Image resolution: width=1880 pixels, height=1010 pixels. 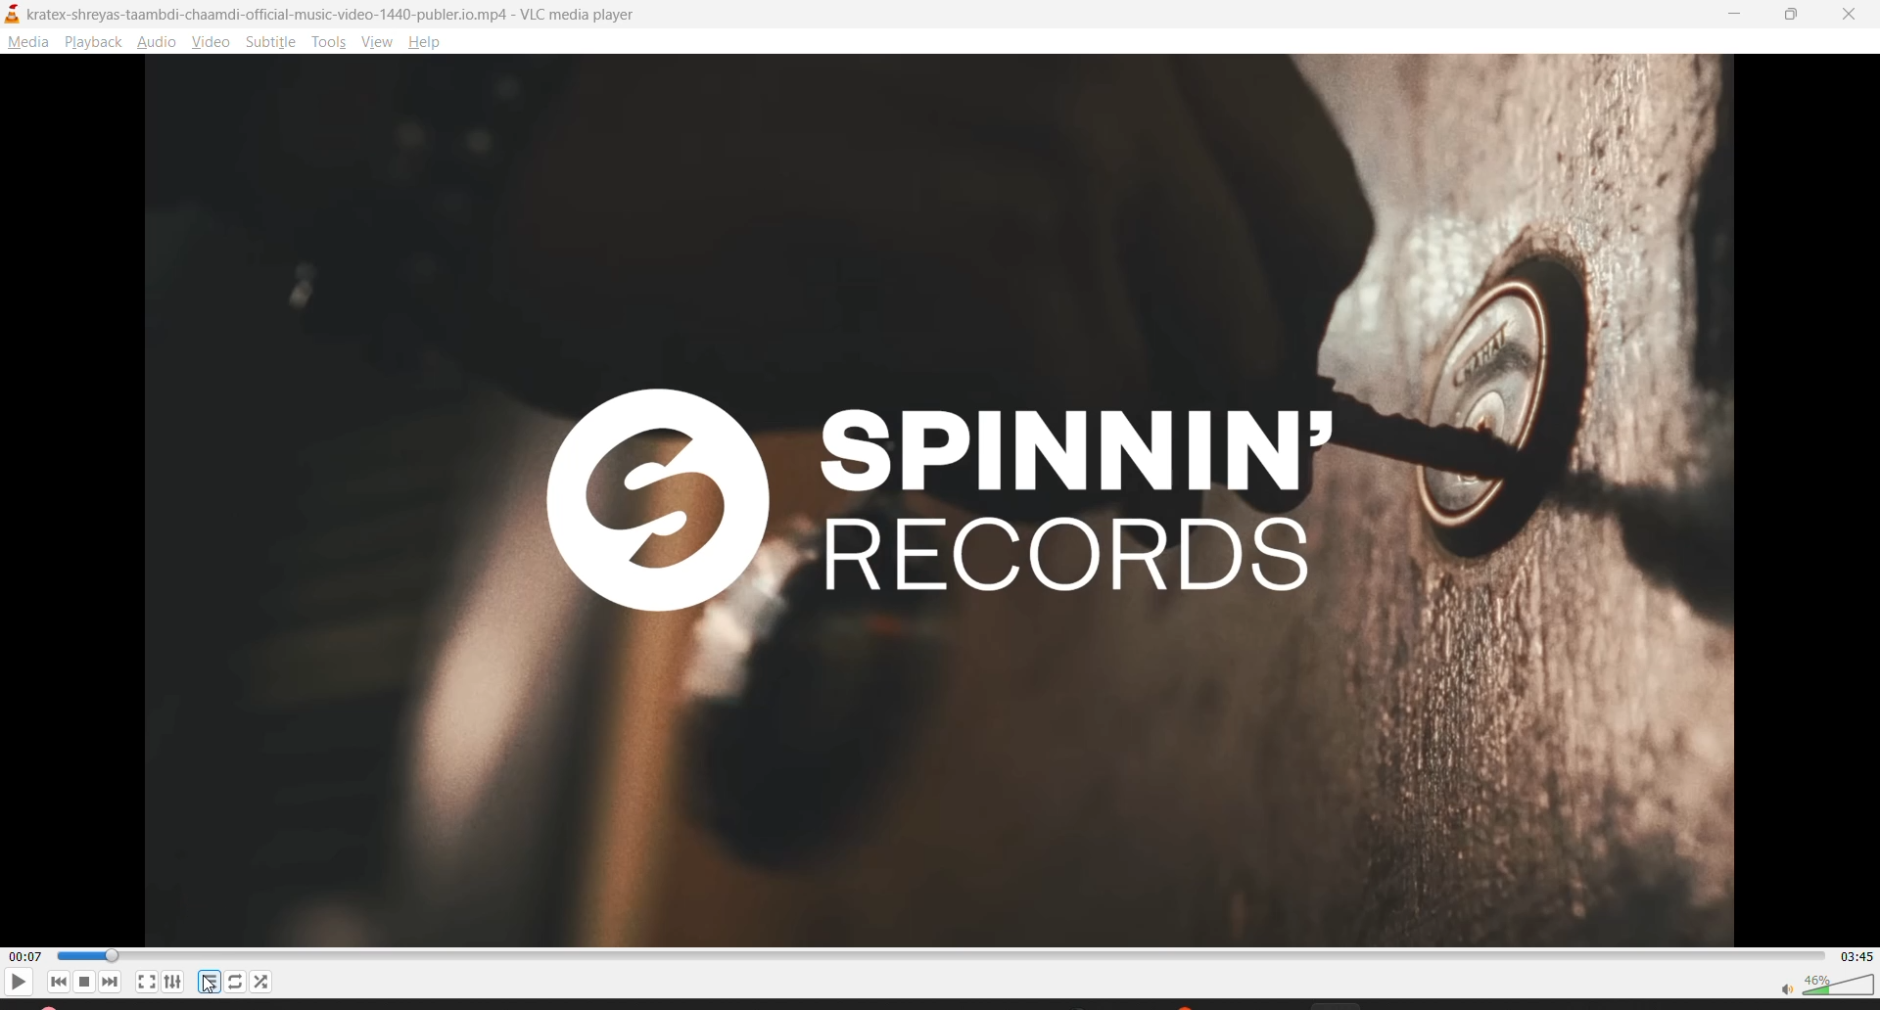 I want to click on minimize, so click(x=1739, y=18).